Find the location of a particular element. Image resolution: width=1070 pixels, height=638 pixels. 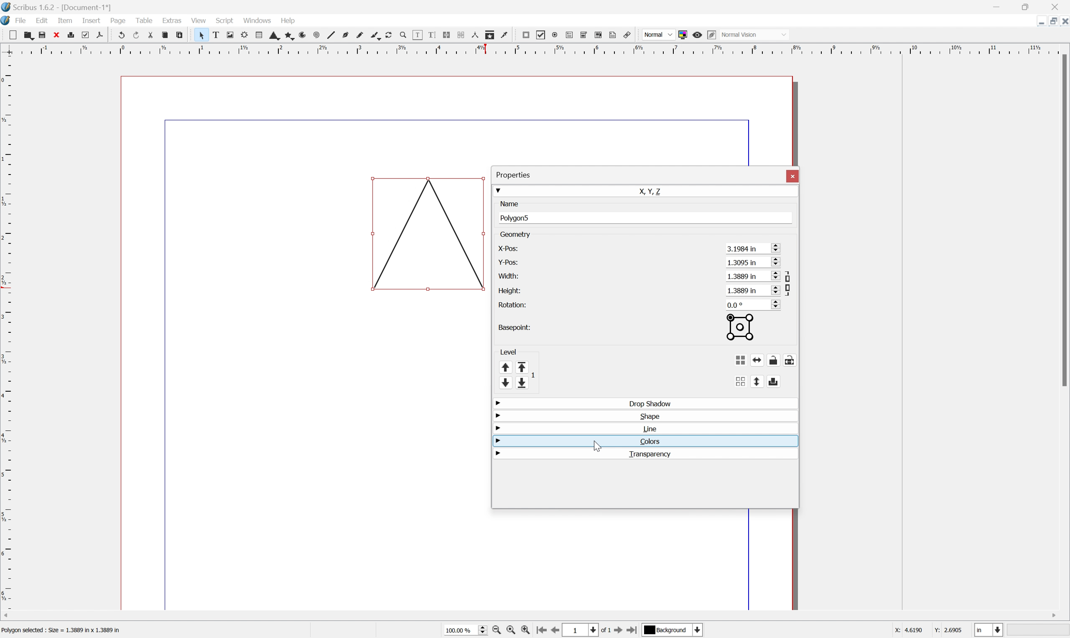

Drop Down is located at coordinates (497, 429).